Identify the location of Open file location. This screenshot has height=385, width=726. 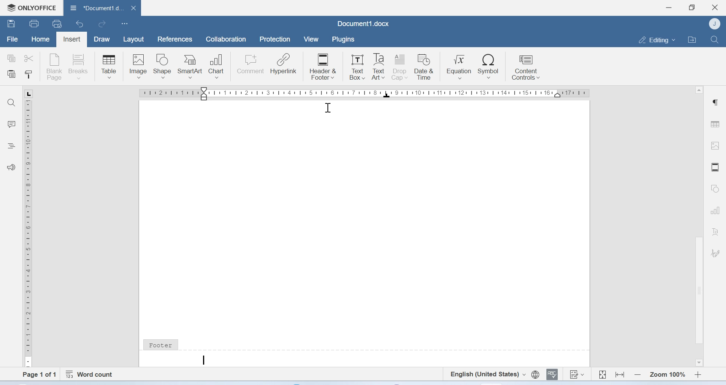
(692, 39).